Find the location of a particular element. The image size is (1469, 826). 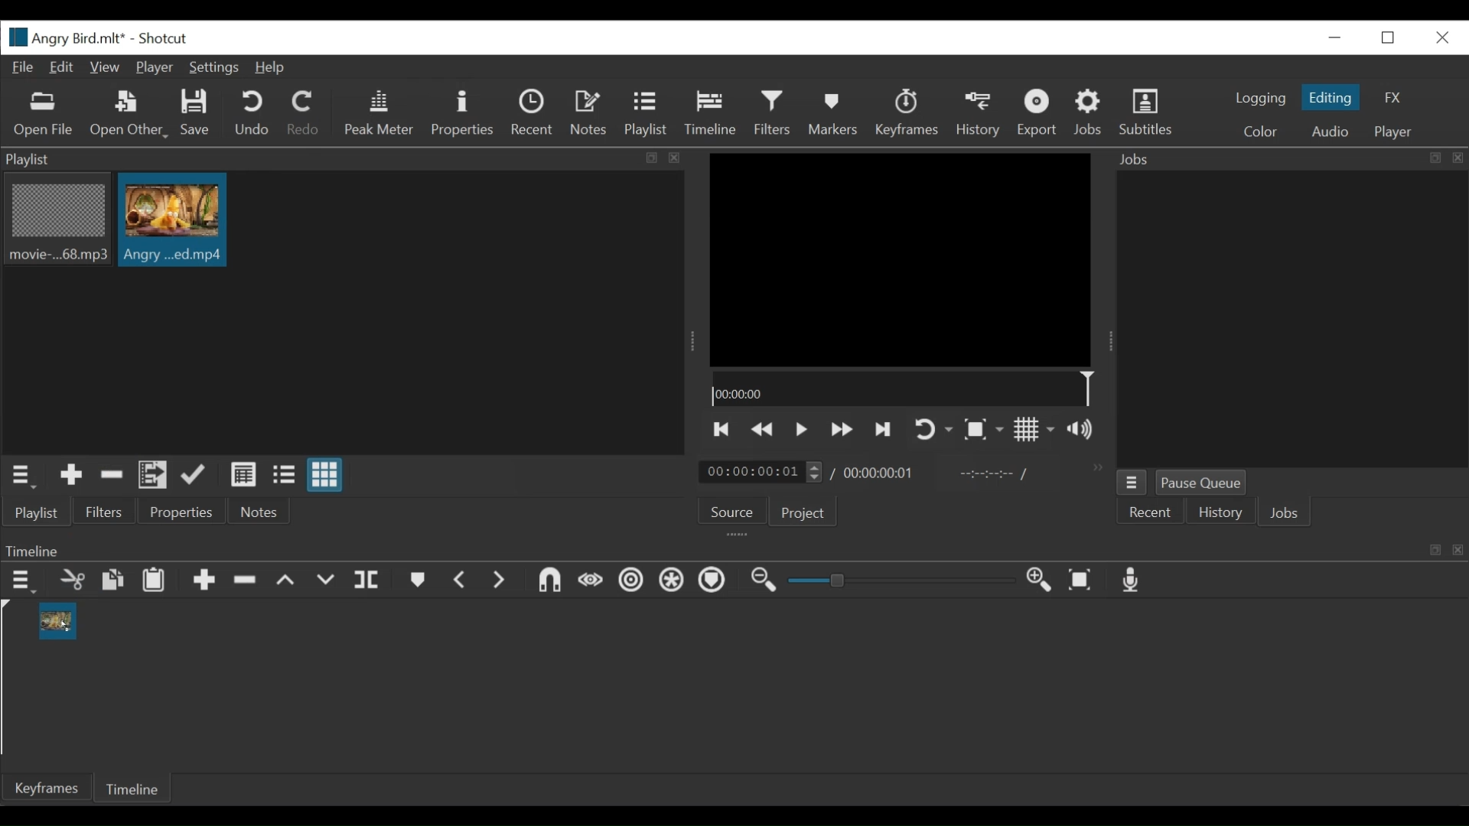

Clip is located at coordinates (172, 220).